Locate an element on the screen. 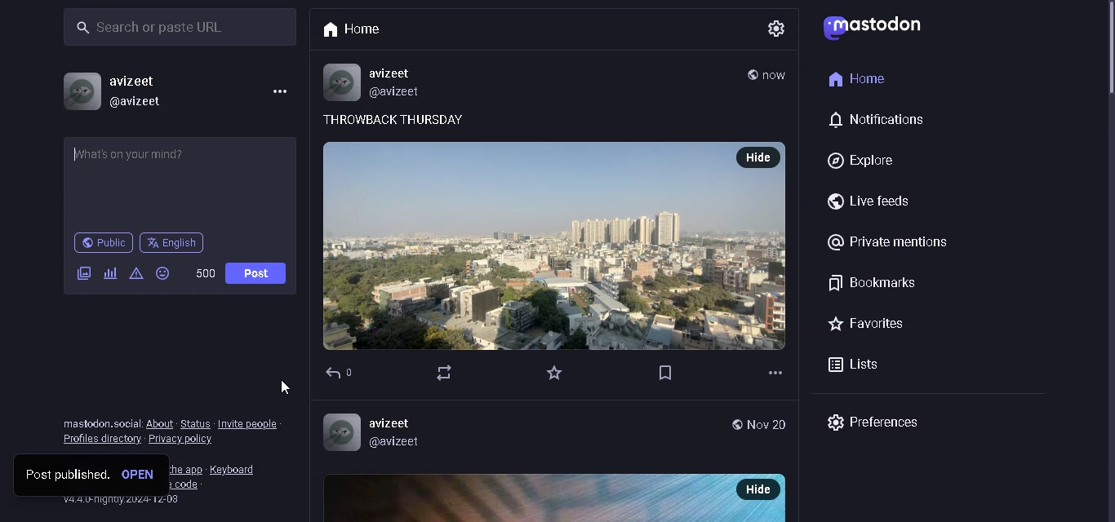 The image size is (1115, 522). post with photo is located at coordinates (558, 248).